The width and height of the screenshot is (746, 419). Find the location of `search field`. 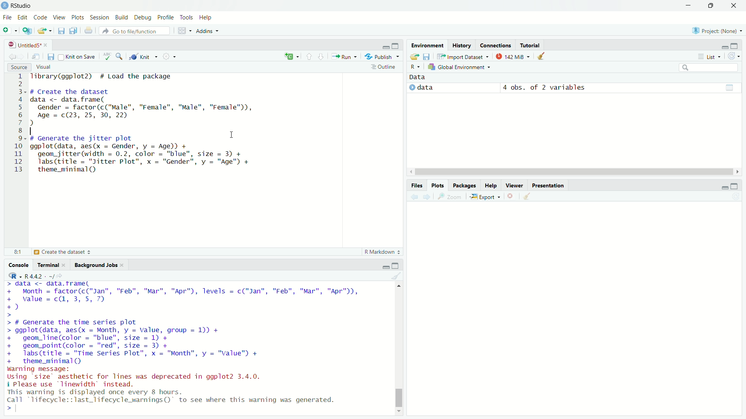

search field is located at coordinates (711, 68).